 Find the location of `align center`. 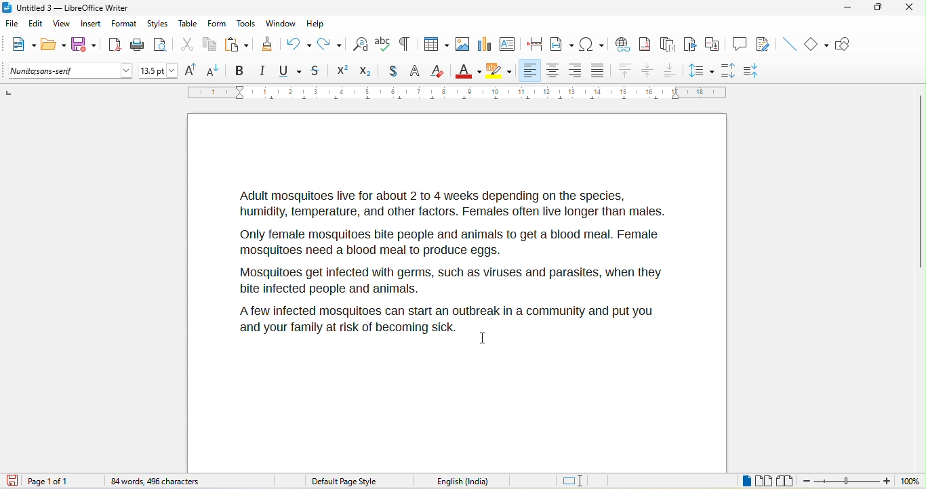

align center is located at coordinates (553, 71).